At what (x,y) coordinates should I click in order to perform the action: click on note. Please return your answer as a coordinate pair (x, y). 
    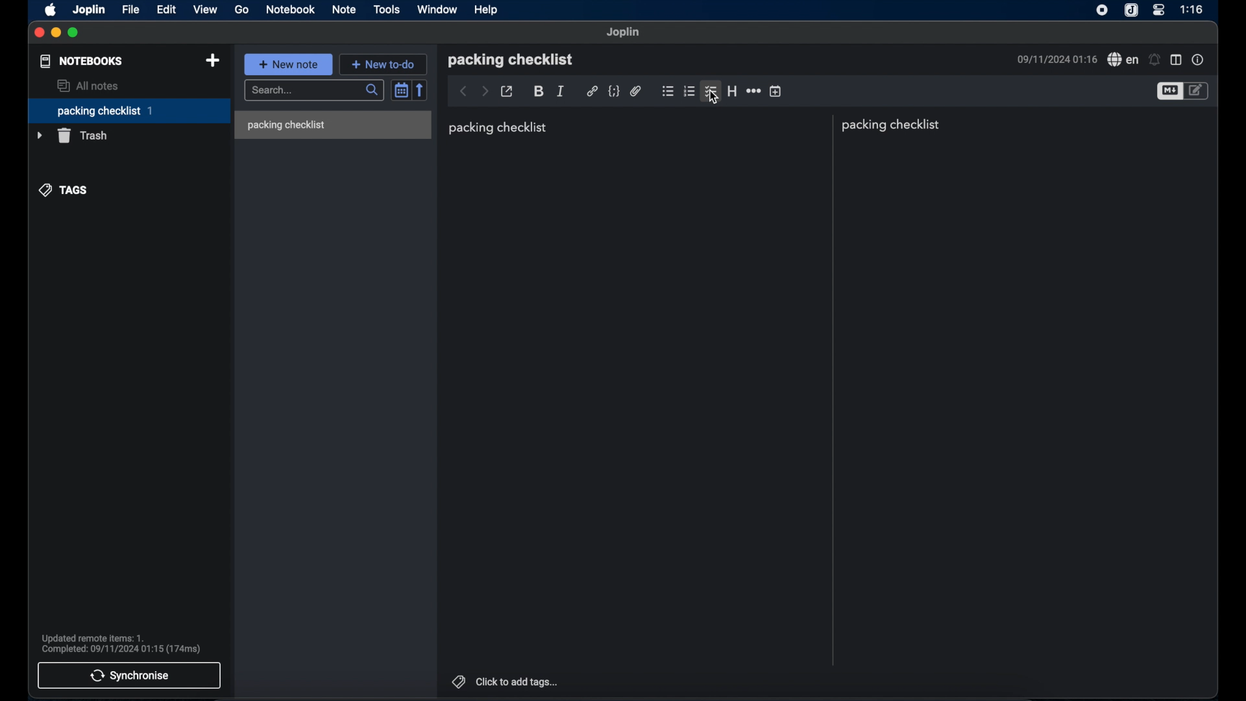
    Looking at the image, I should click on (345, 9).